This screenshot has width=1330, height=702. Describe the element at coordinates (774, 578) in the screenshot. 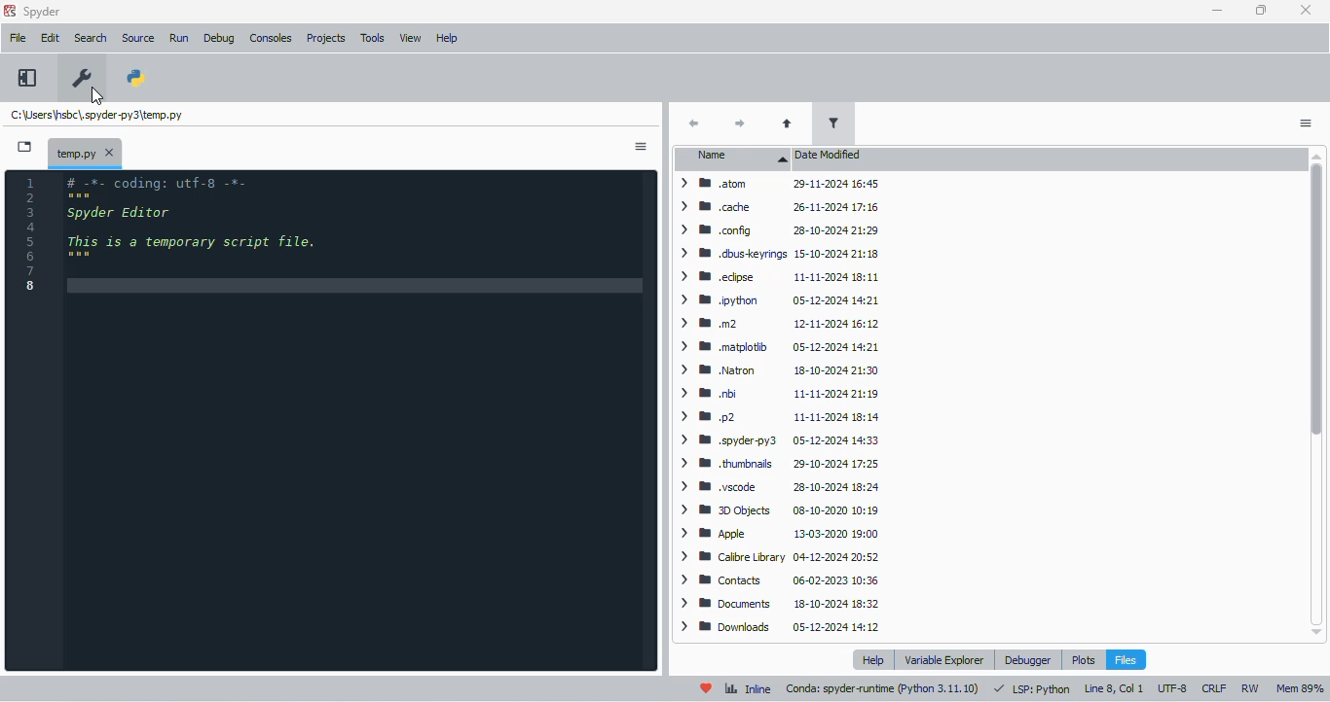

I see `| > ® Contacts 06-02-2023 10:36` at that location.